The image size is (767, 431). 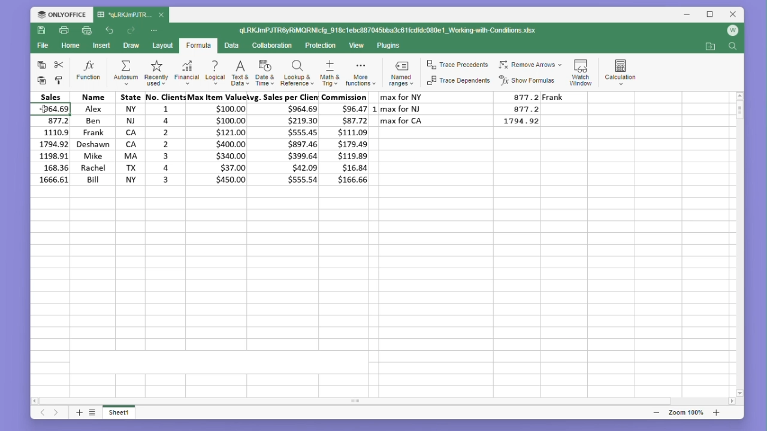 What do you see at coordinates (347, 138) in the screenshot?
I see `commission` at bounding box center [347, 138].